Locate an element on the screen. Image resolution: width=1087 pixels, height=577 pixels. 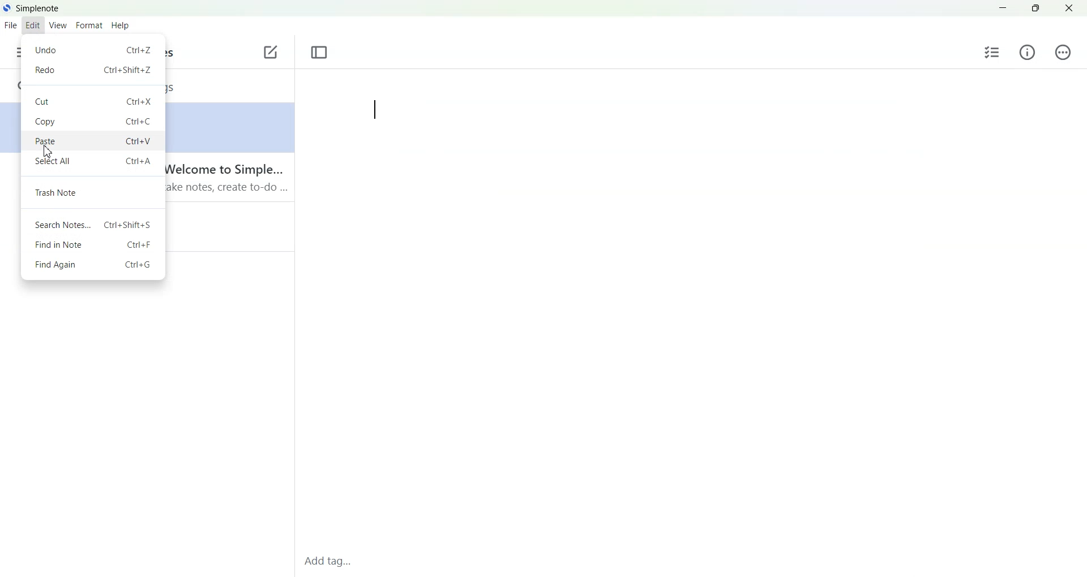
Redo Ctrl + Shift + Z is located at coordinates (93, 70).